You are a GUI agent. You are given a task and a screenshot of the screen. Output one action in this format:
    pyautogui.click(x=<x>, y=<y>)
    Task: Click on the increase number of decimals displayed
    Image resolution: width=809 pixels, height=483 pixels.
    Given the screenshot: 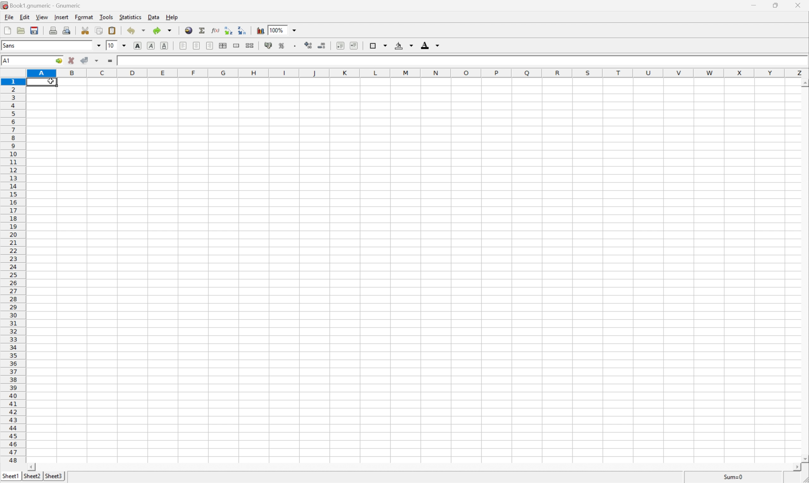 What is the action you would take?
    pyautogui.click(x=309, y=46)
    